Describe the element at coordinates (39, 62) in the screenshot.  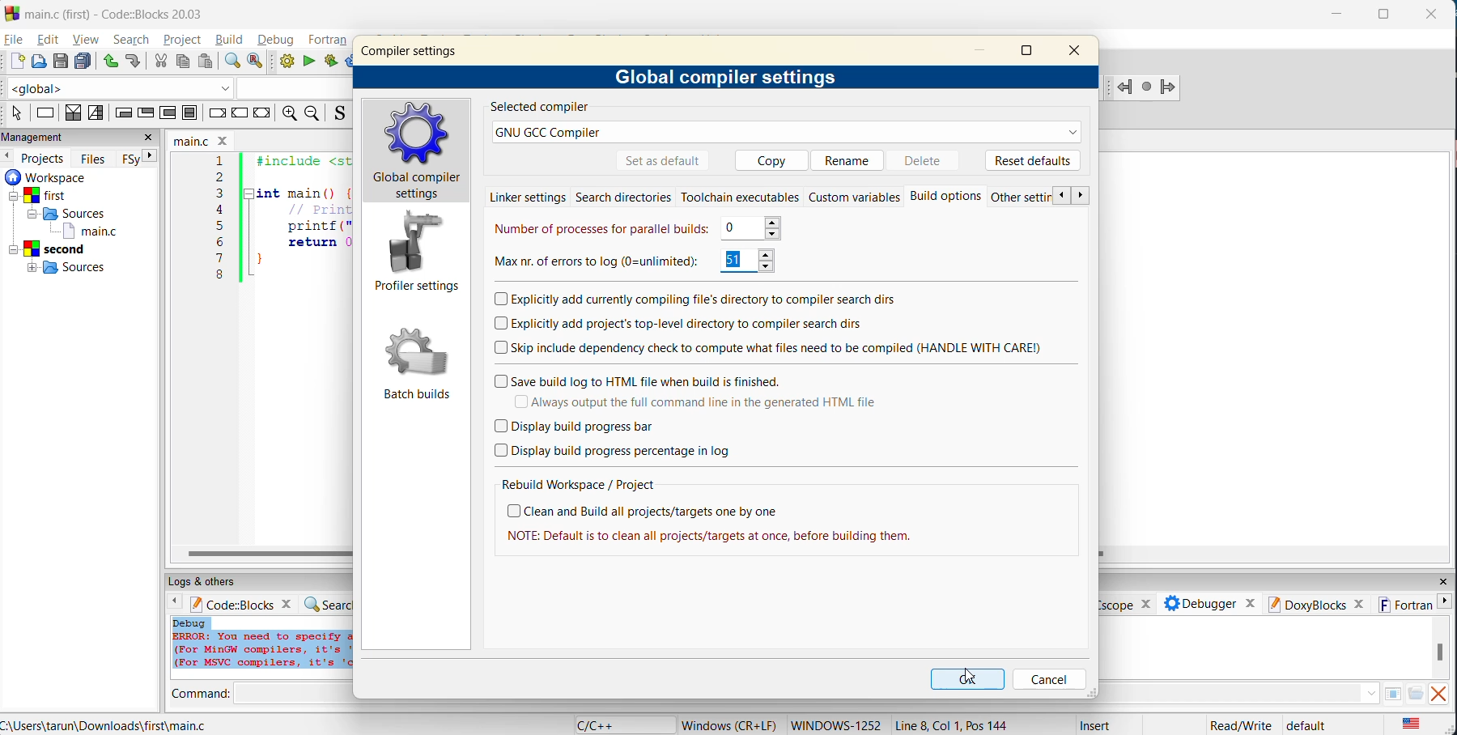
I see `open` at that location.